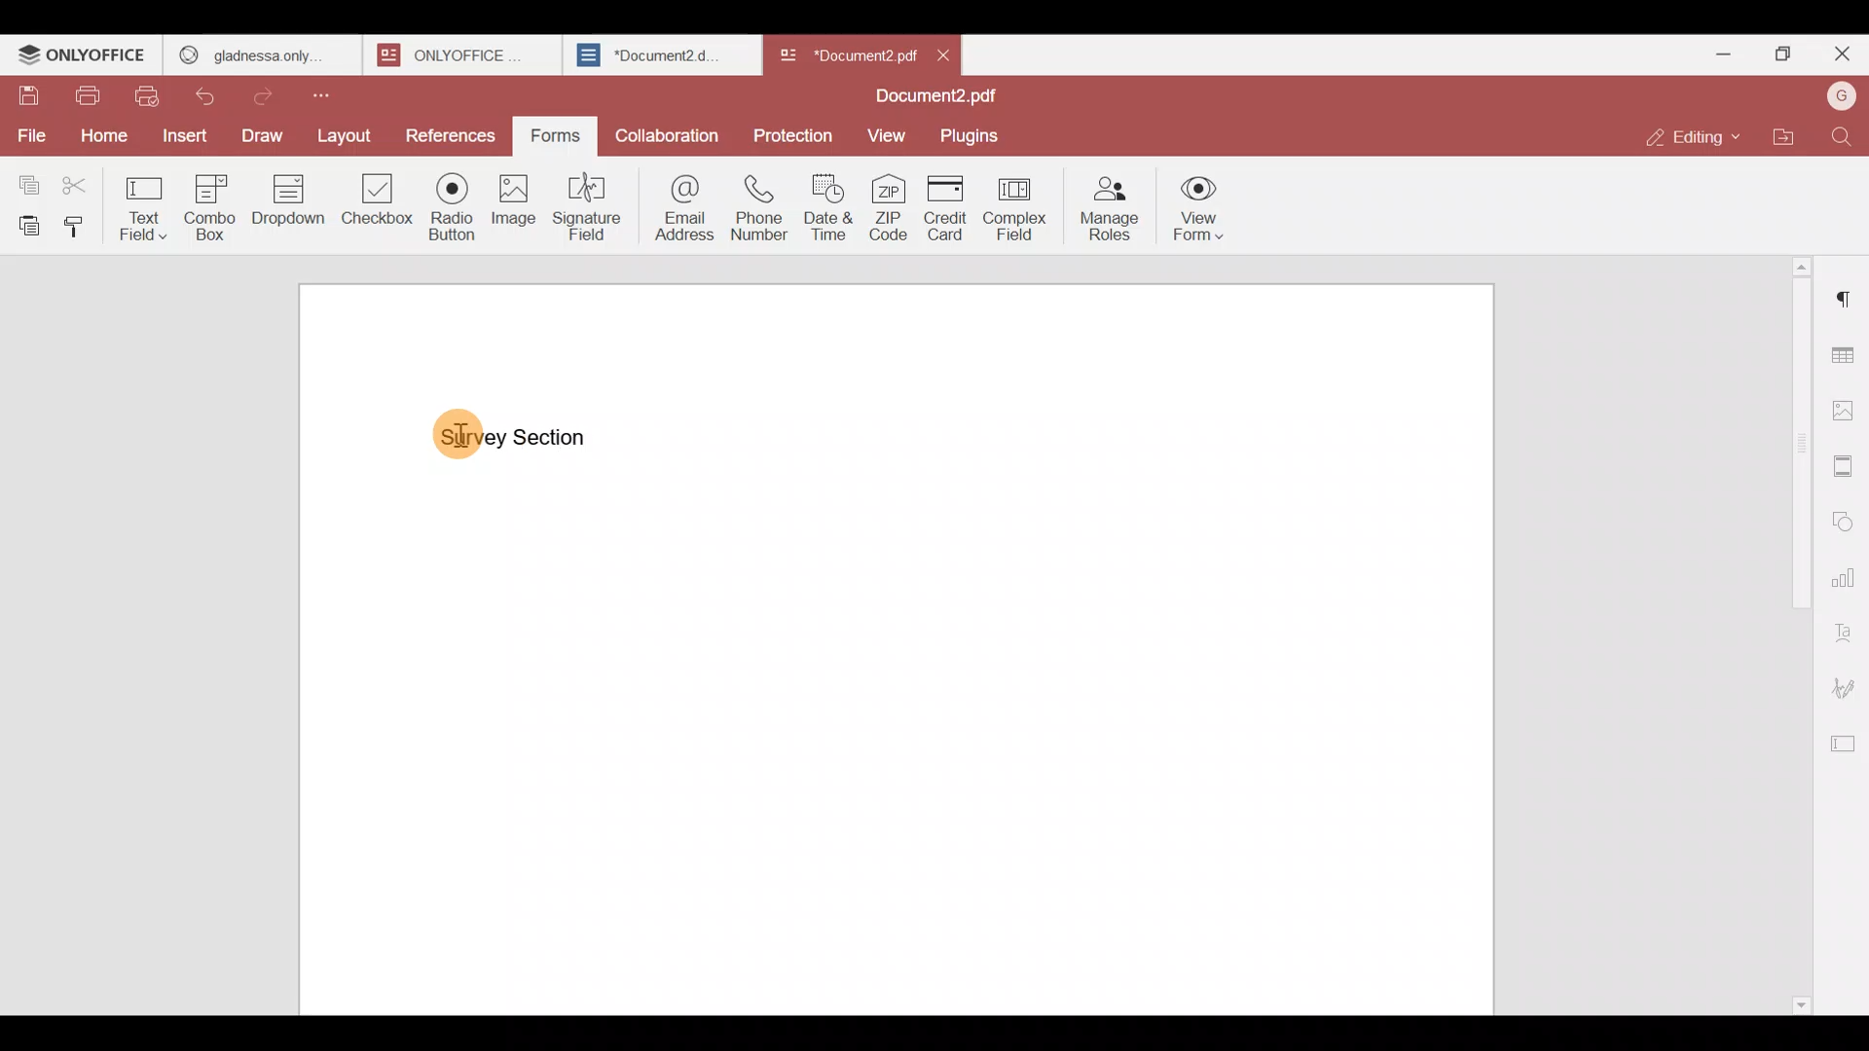 This screenshot has height=1051, width=1869. I want to click on ZIP code, so click(892, 205).